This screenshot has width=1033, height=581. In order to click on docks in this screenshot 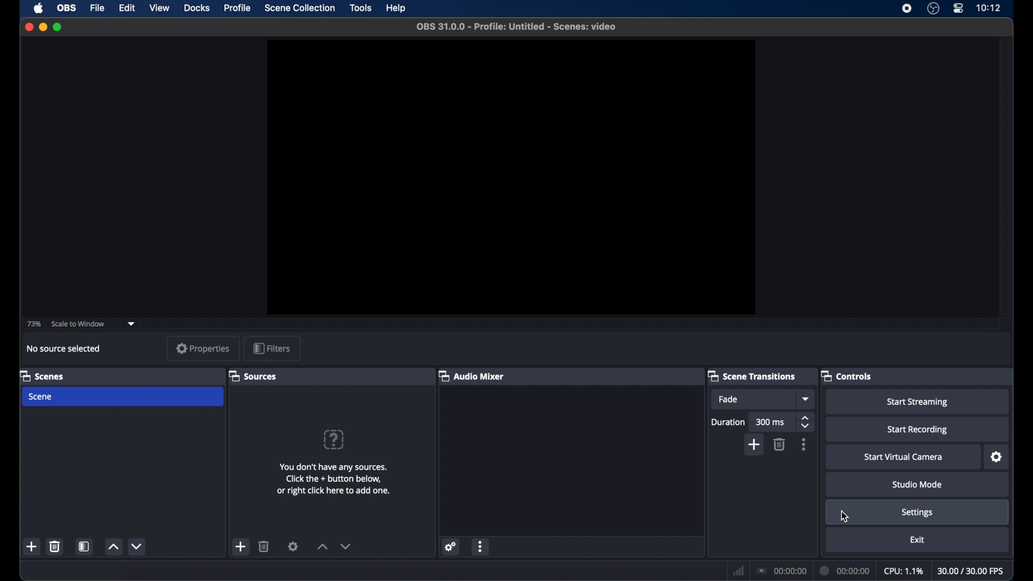, I will do `click(197, 8)`.